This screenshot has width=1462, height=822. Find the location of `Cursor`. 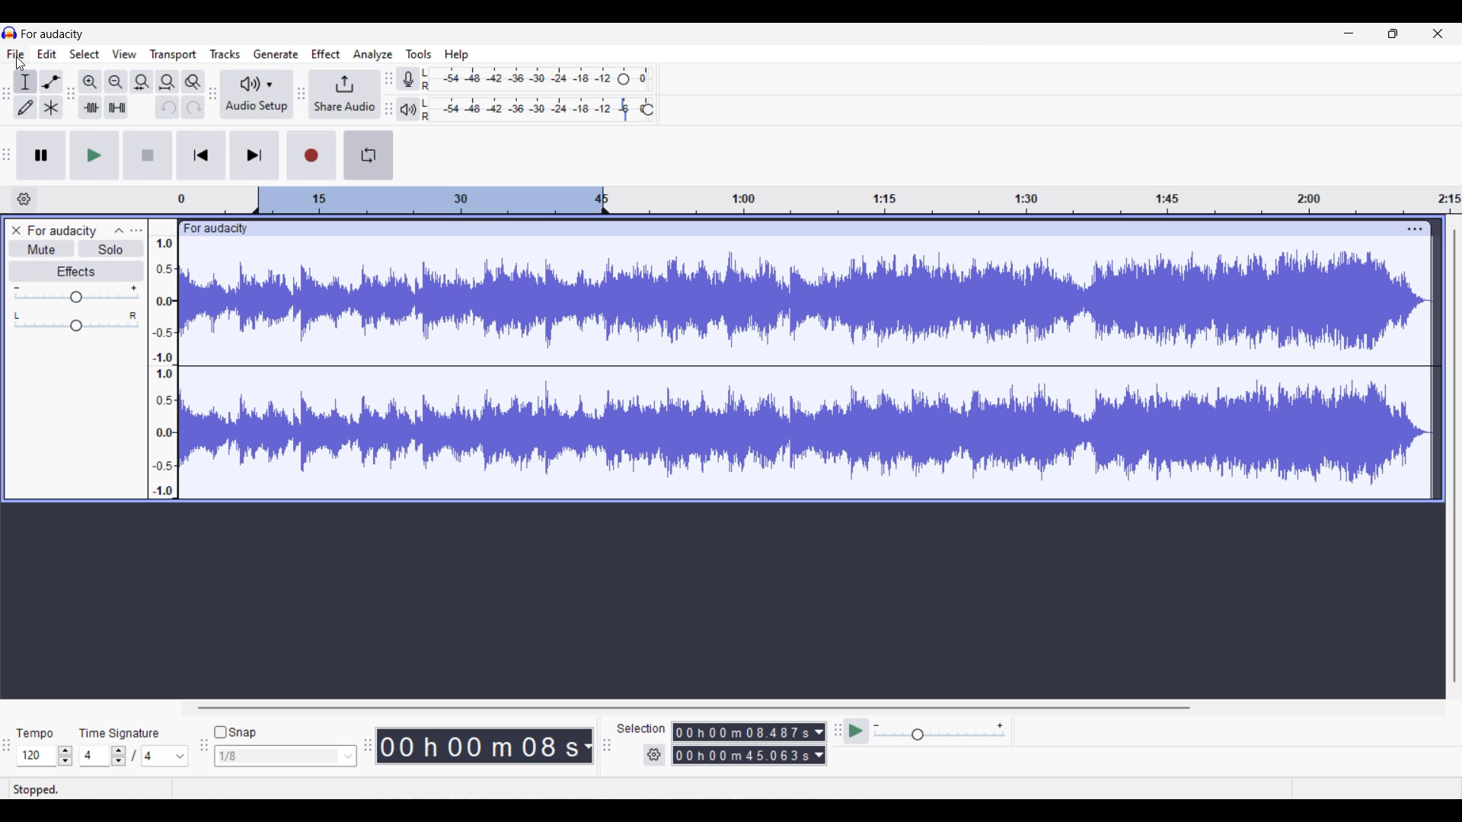

Cursor is located at coordinates (21, 63).